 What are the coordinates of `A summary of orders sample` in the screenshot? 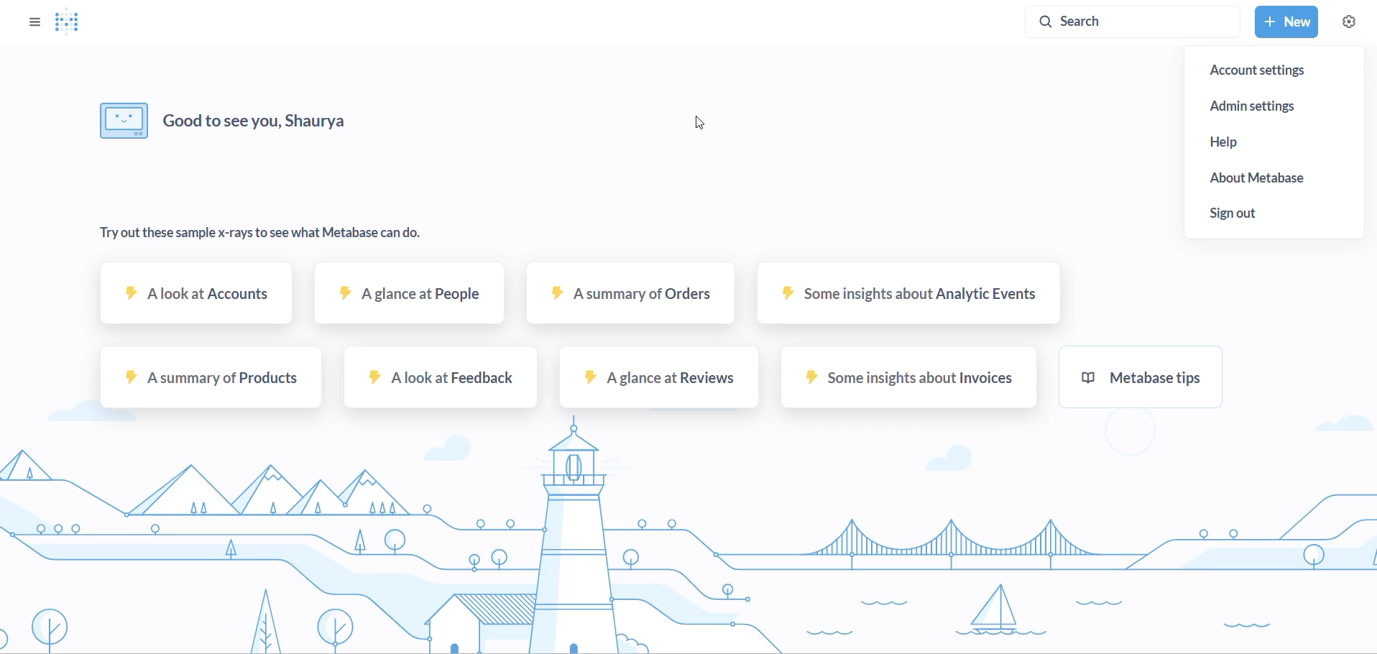 It's located at (628, 303).